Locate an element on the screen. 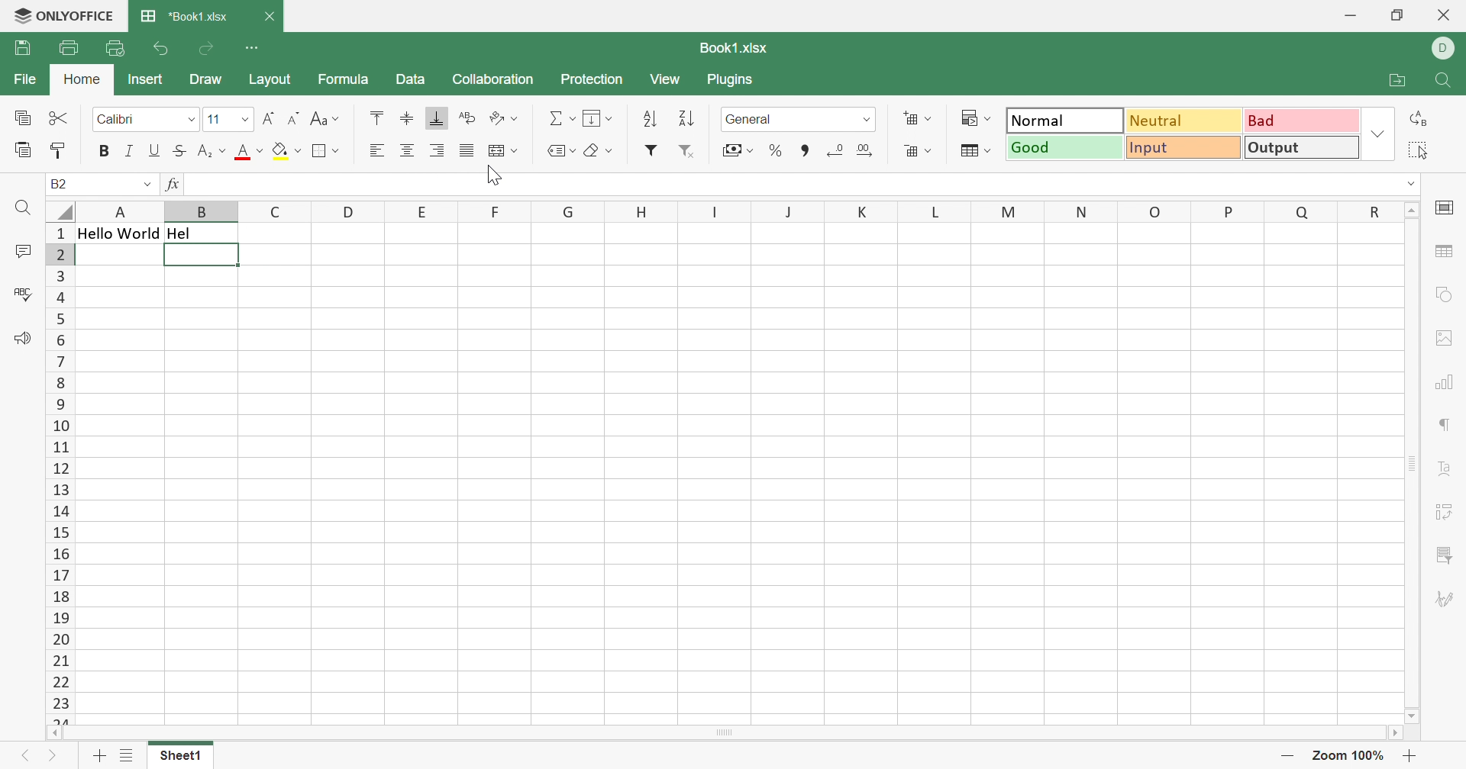 Image resolution: width=1466 pixels, height=769 pixels. Find is located at coordinates (1448, 82).